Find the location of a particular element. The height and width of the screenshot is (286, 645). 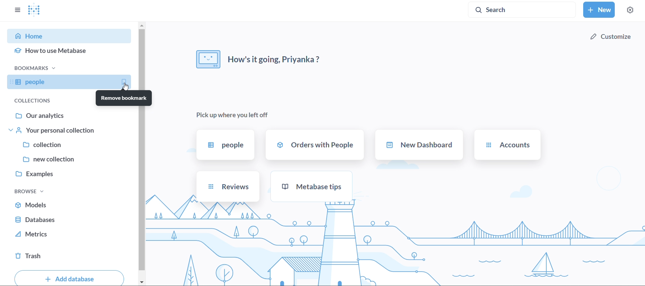

search is located at coordinates (522, 10).